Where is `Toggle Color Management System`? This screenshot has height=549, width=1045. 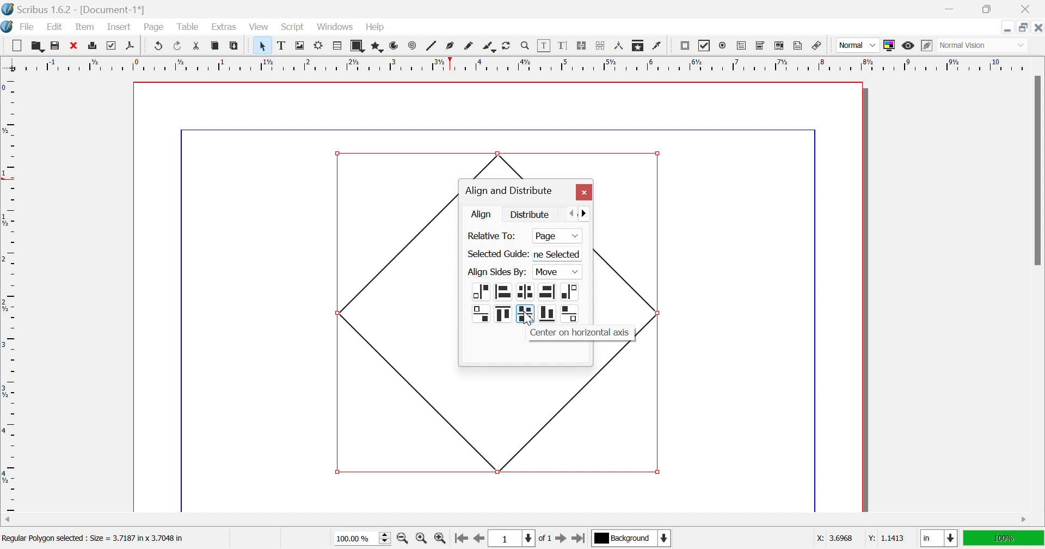
Toggle Color Management System is located at coordinates (889, 45).